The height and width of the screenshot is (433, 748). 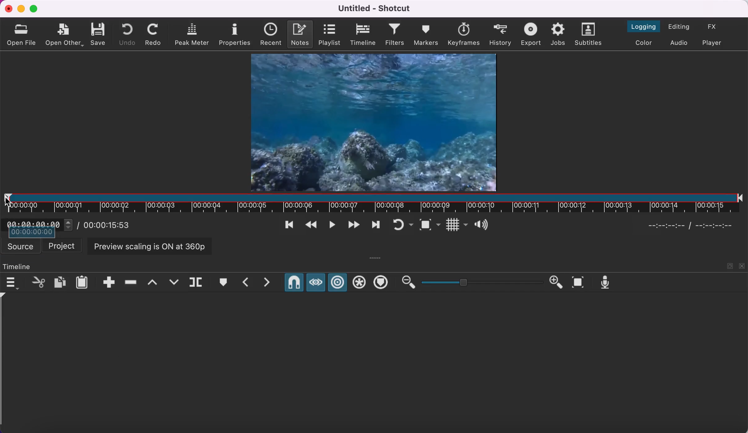 I want to click on markers, so click(x=426, y=35).